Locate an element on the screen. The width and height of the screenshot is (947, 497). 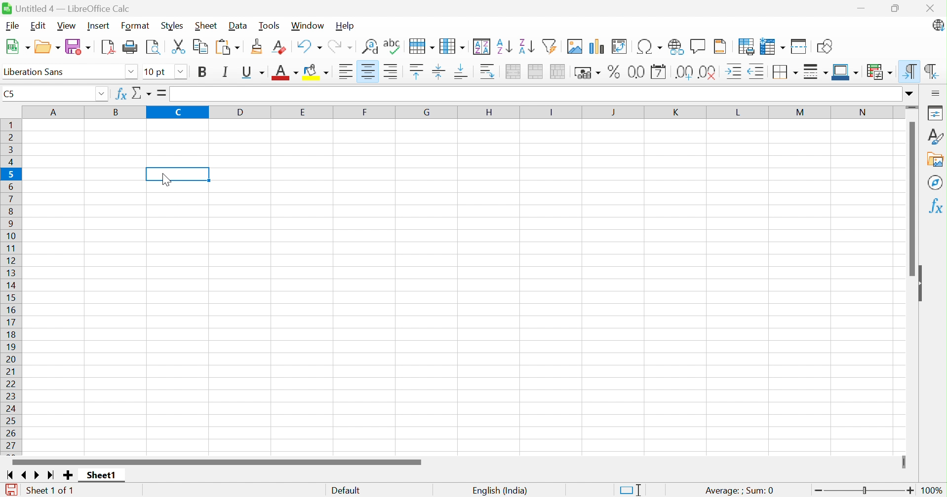
Find and Replace is located at coordinates (370, 46).